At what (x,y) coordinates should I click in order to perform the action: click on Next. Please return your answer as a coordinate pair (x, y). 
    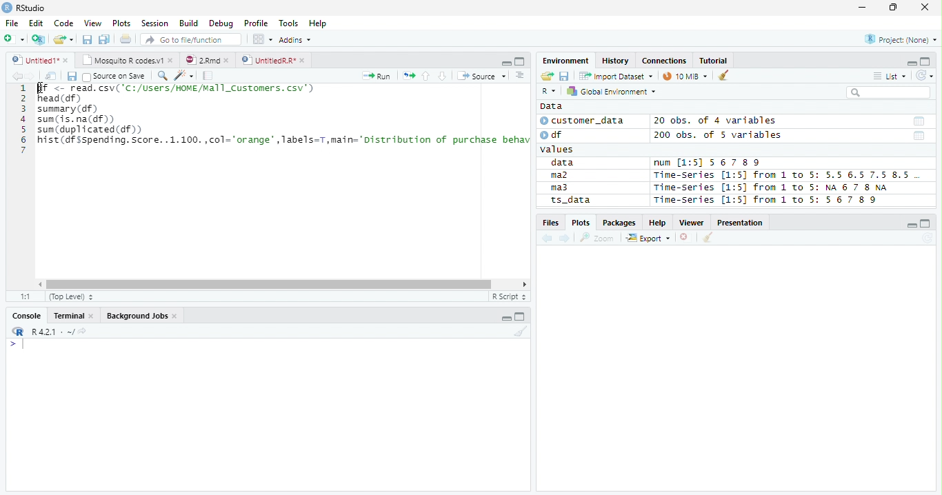
    Looking at the image, I should click on (565, 239).